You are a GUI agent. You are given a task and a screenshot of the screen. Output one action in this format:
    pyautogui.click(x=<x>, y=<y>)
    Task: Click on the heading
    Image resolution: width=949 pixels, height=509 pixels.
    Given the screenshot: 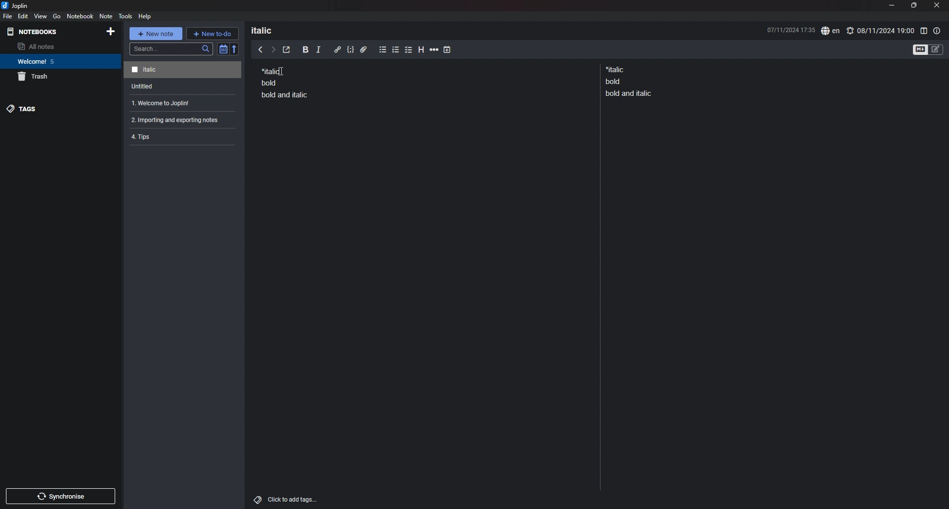 What is the action you would take?
    pyautogui.click(x=268, y=30)
    